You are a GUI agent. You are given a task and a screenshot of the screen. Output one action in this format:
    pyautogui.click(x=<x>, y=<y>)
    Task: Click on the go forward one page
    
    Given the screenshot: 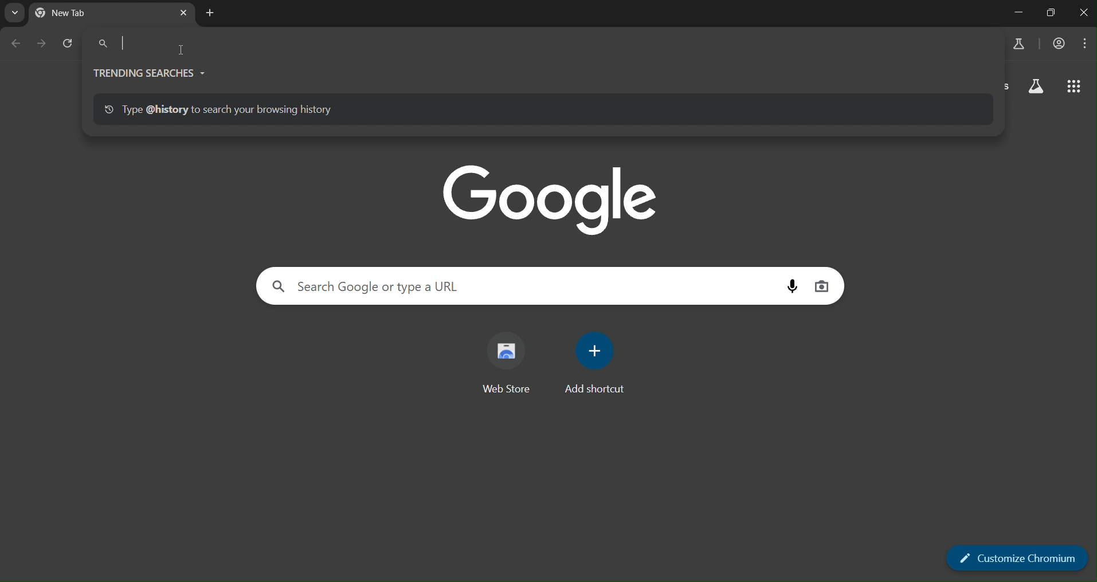 What is the action you would take?
    pyautogui.click(x=43, y=44)
    